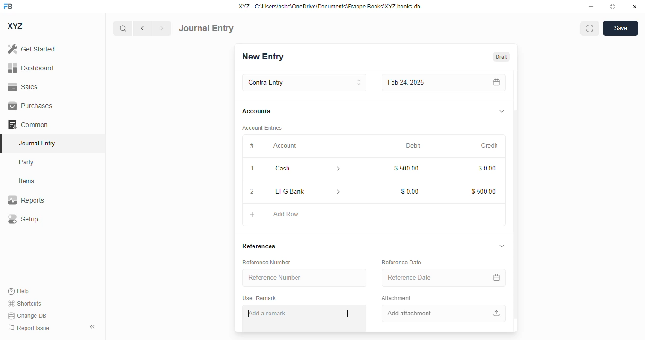 The image size is (645, 340). I want to click on toggle expand/collapse, so click(502, 112).